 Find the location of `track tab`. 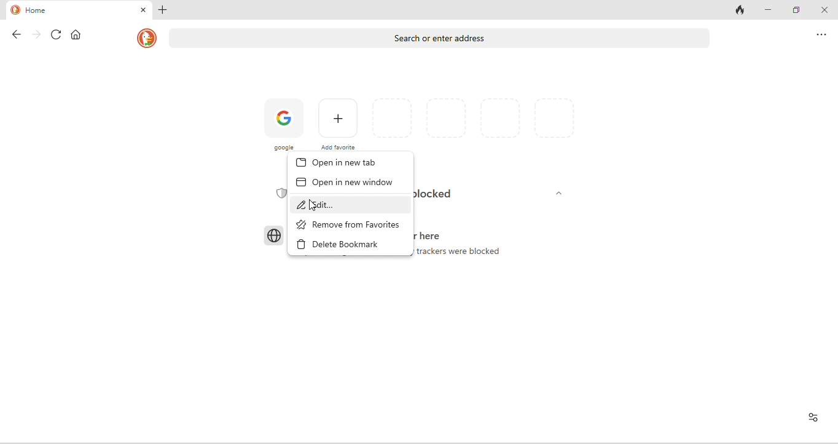

track tab is located at coordinates (738, 11).